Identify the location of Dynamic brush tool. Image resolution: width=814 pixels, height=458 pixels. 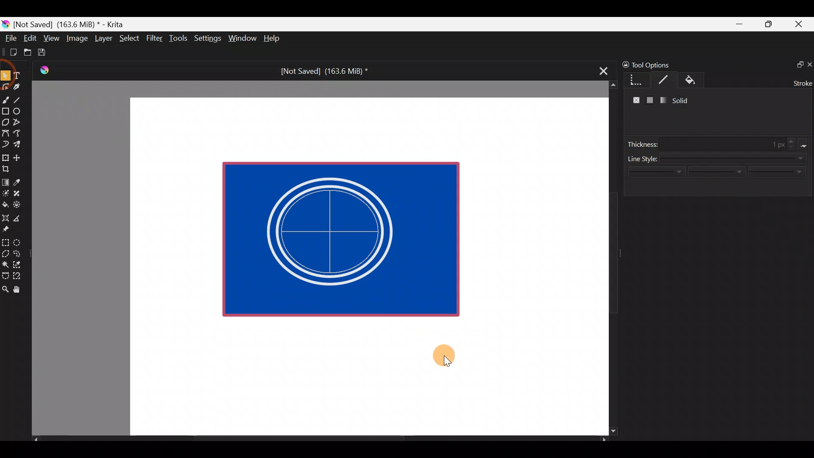
(6, 144).